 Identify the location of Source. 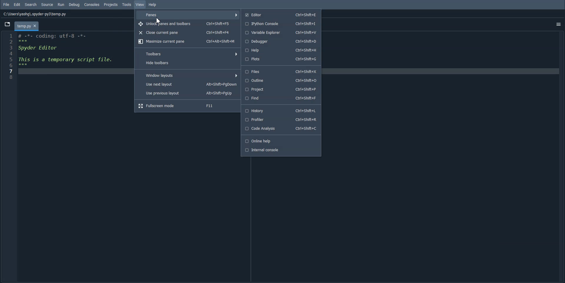
(47, 5).